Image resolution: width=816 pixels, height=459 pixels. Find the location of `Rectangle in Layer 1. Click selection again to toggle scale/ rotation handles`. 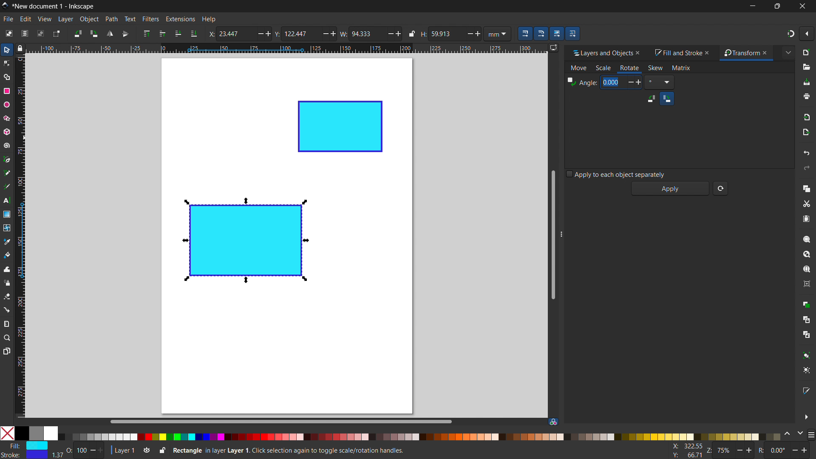

Rectangle in Layer 1. Click selection again to toggle scale/ rotation handles is located at coordinates (290, 450).